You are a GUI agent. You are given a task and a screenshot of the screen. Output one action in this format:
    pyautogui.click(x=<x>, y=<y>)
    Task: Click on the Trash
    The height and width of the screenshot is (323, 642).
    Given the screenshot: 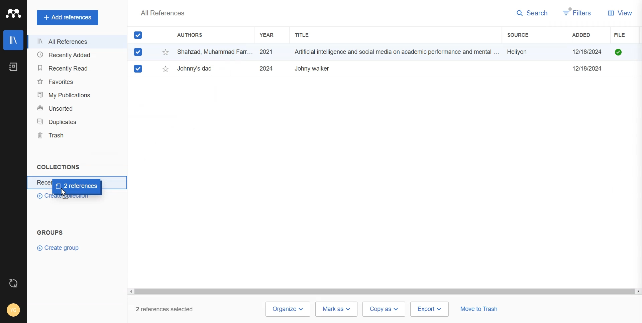 What is the action you would take?
    pyautogui.click(x=74, y=135)
    